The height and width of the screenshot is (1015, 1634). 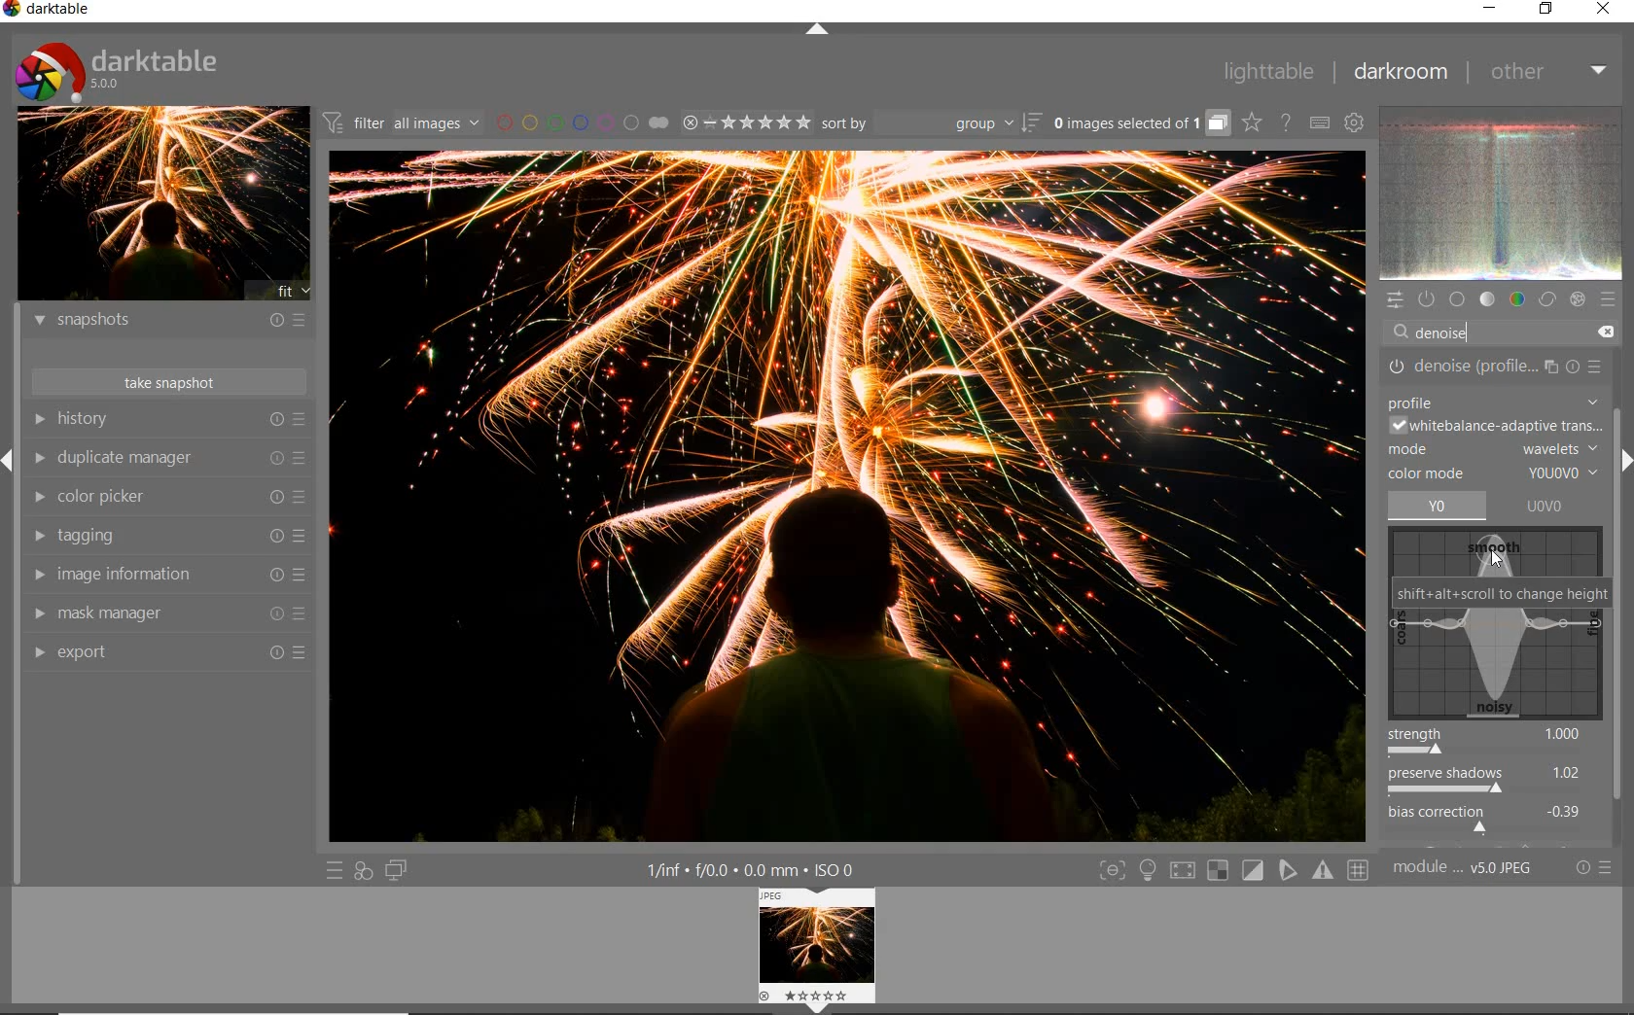 What do you see at coordinates (1503, 192) in the screenshot?
I see `waveform` at bounding box center [1503, 192].